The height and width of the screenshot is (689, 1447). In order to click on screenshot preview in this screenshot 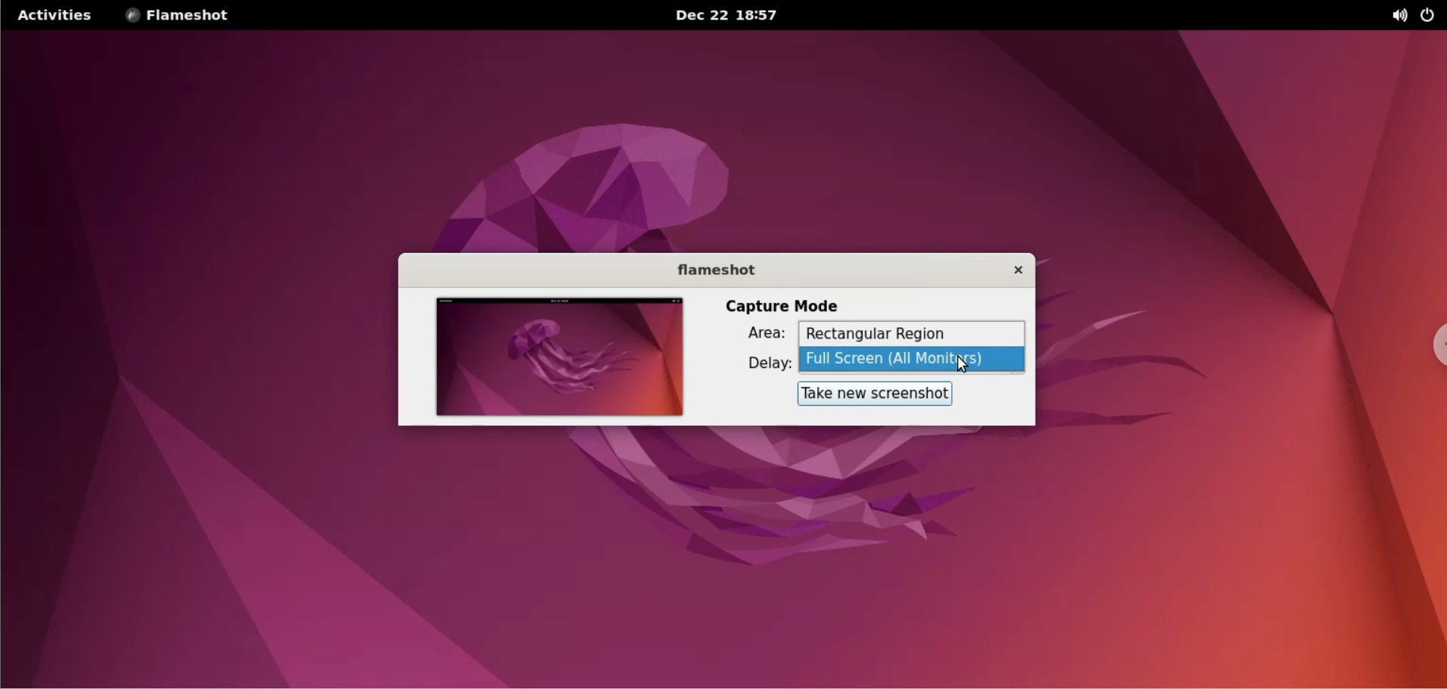, I will do `click(556, 358)`.